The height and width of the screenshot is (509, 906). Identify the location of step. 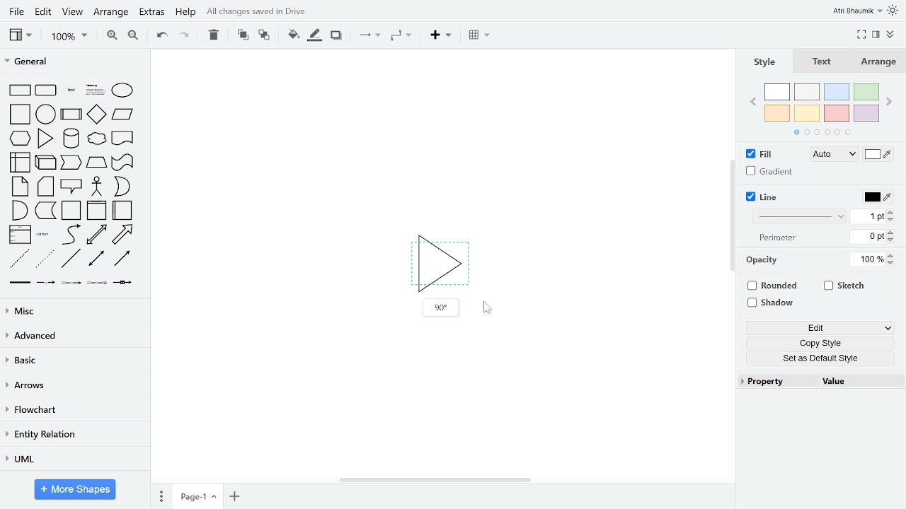
(72, 163).